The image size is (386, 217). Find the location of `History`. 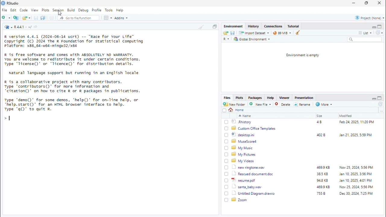

History is located at coordinates (254, 26).